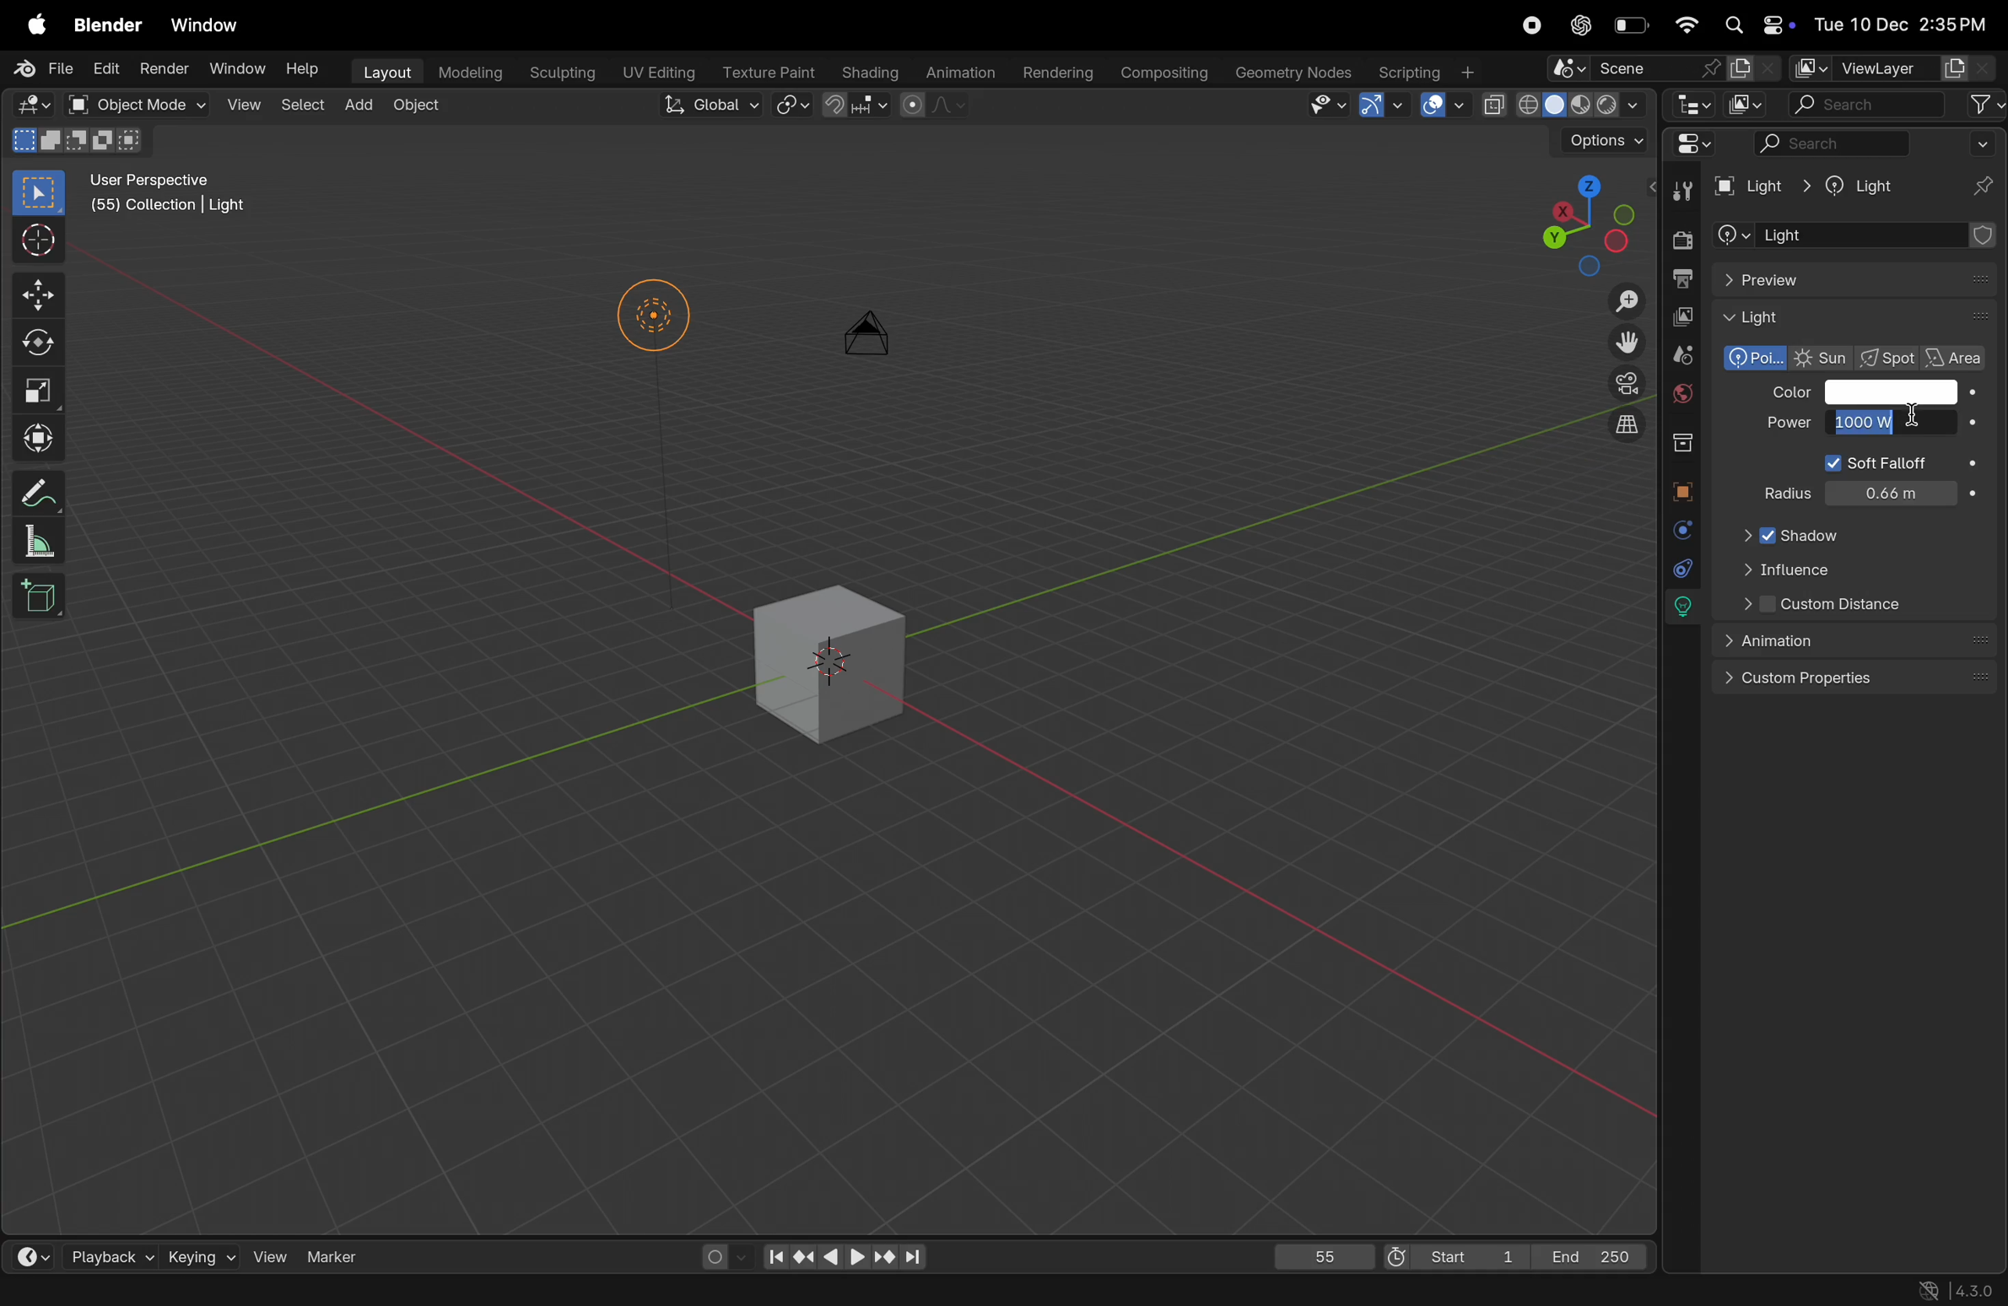 This screenshot has width=2008, height=1306. What do you see at coordinates (1681, 189) in the screenshot?
I see `tools` at bounding box center [1681, 189].